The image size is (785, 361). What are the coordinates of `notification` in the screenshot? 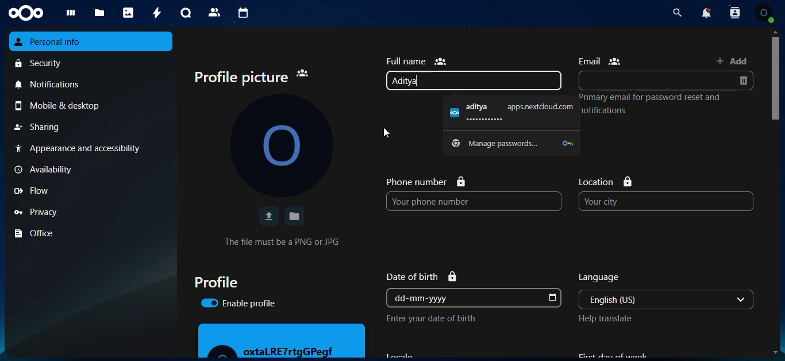 It's located at (707, 12).